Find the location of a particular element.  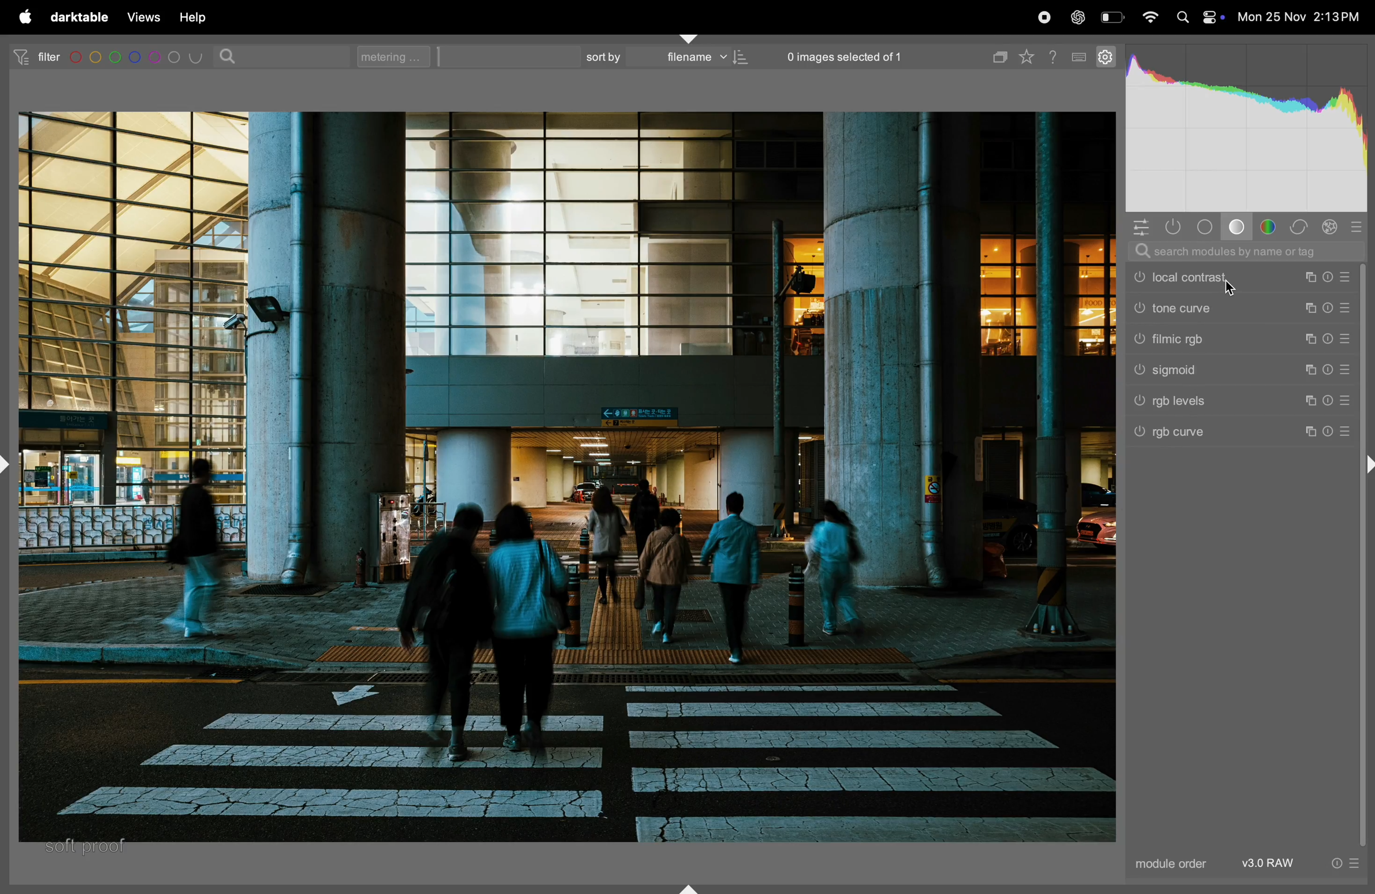

shift+ctrl+b is located at coordinates (685, 888).